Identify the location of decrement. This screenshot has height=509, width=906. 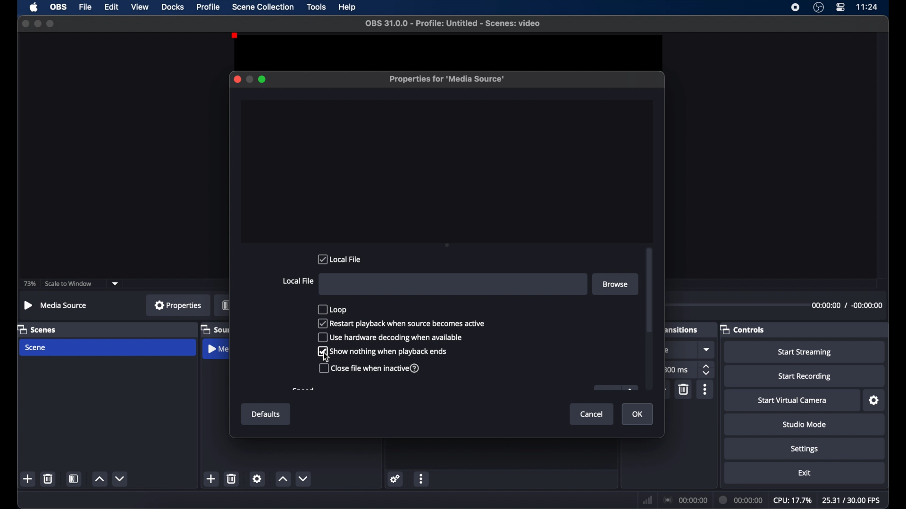
(121, 478).